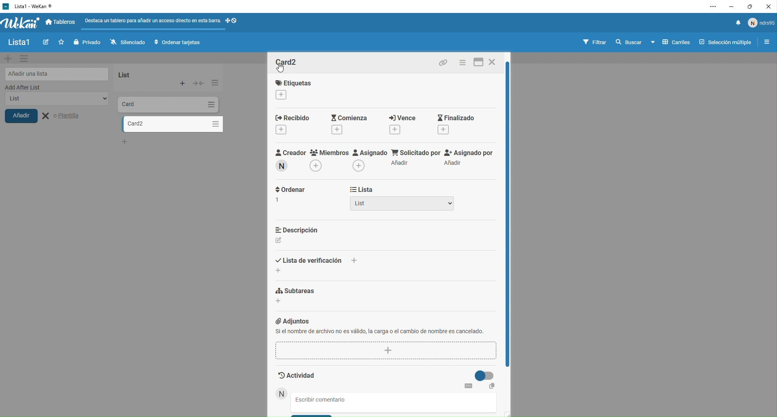 The image size is (777, 417). I want to click on añadir lista, so click(55, 73).